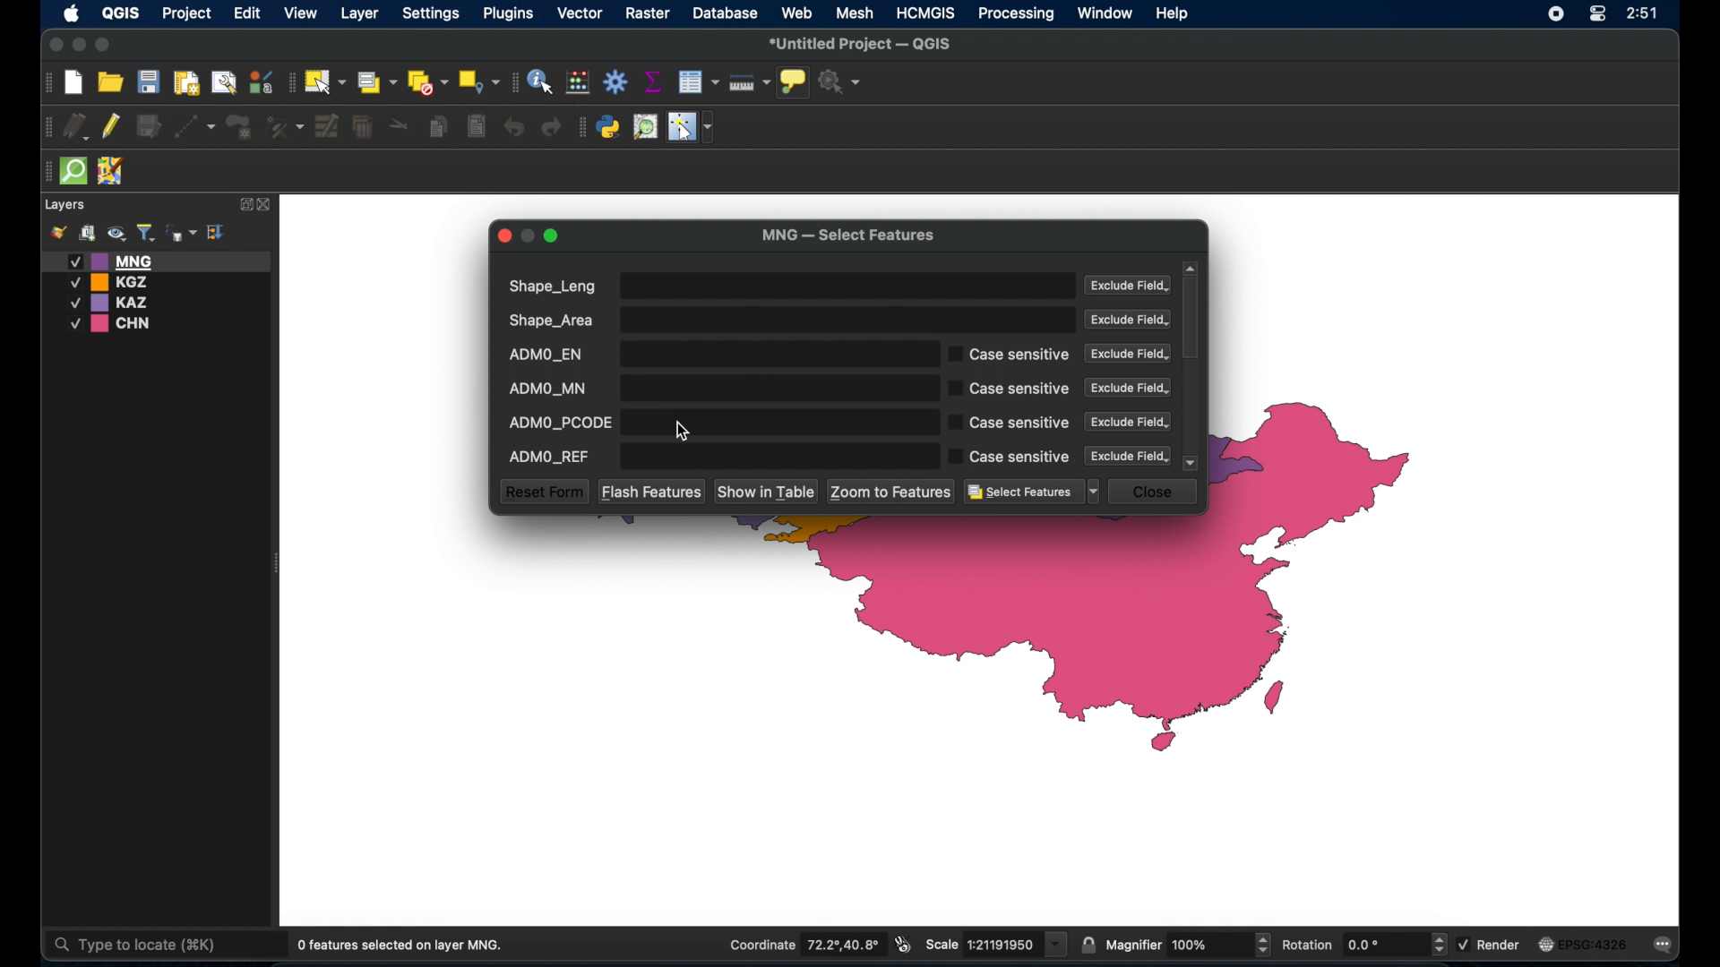  I want to click on reset form, so click(543, 492).